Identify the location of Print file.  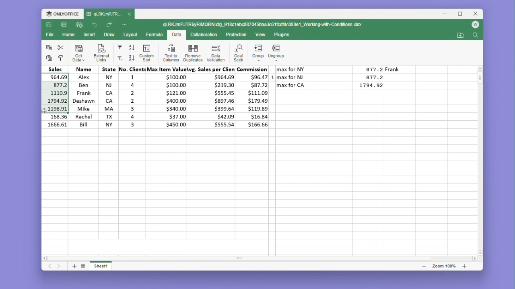
(64, 25).